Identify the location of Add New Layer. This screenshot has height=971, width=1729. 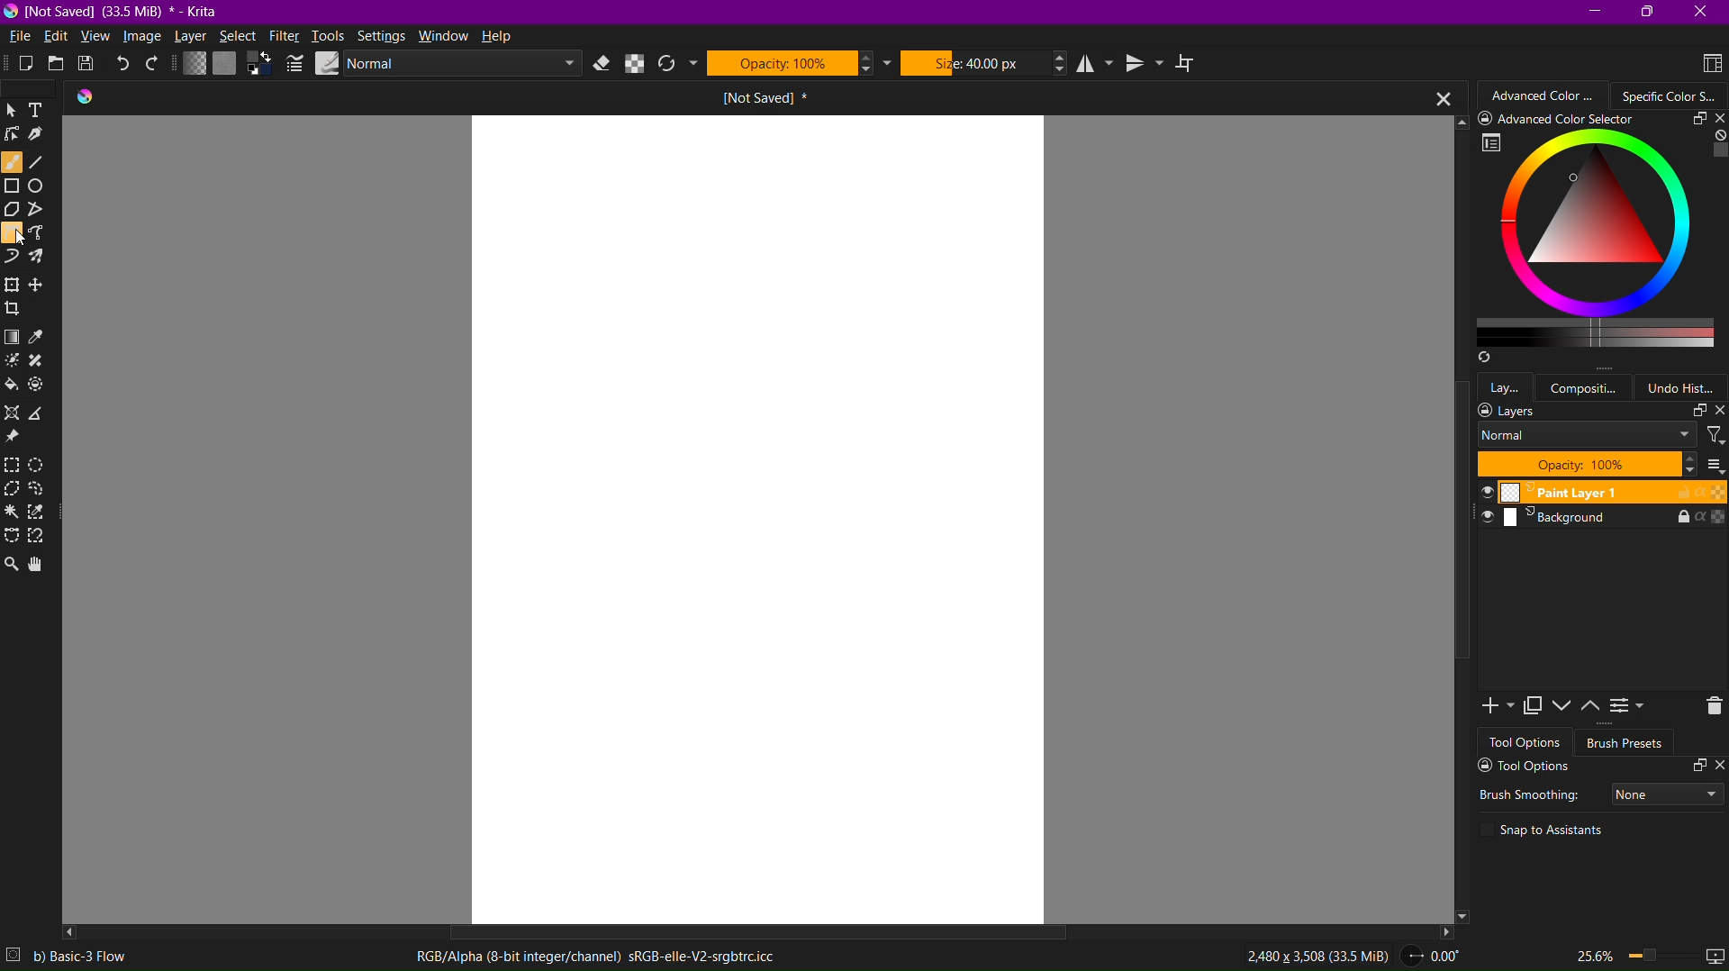
(1492, 707).